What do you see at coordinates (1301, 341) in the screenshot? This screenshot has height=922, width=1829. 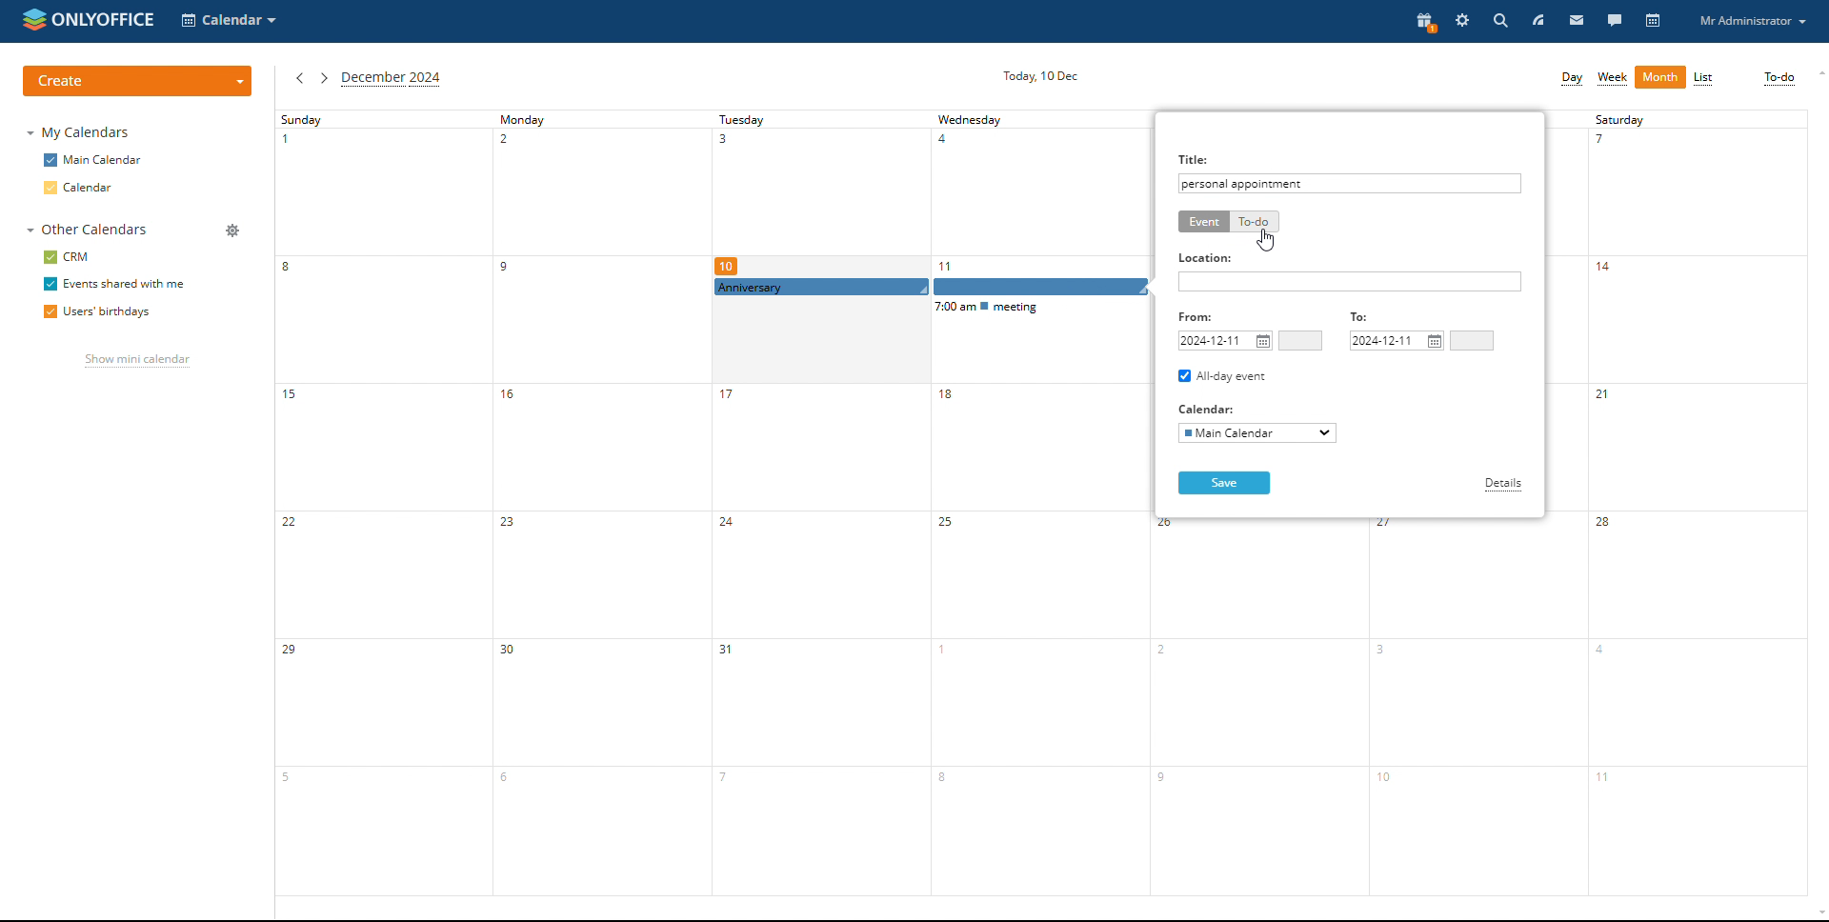 I see `start time` at bounding box center [1301, 341].